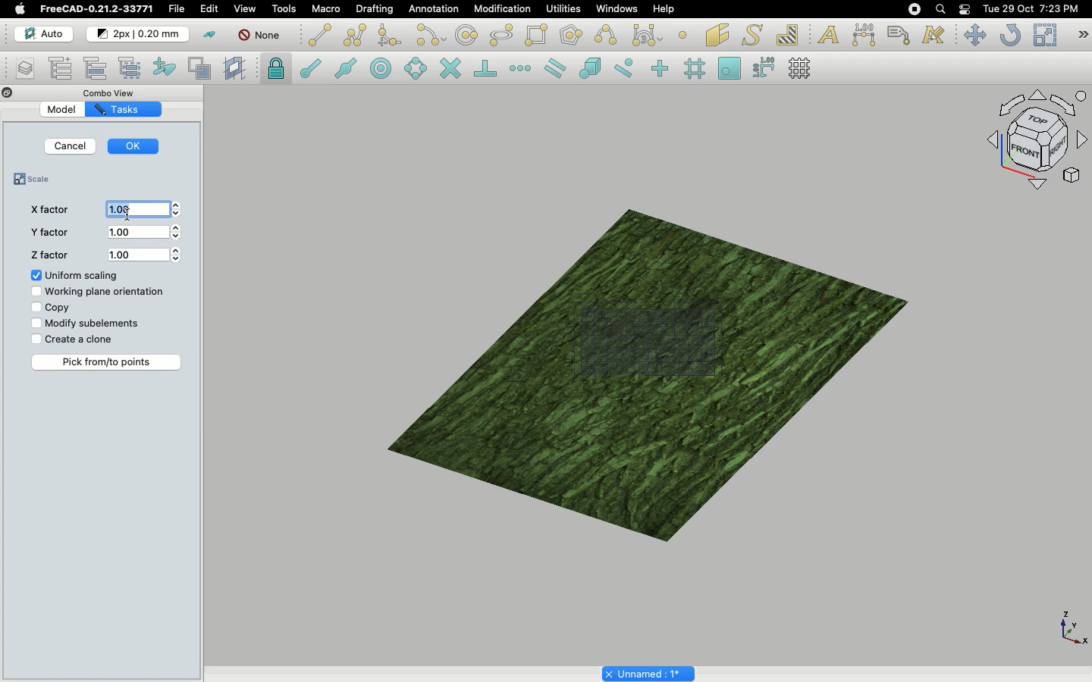 The image size is (1092, 682). I want to click on Fillet, so click(389, 36).